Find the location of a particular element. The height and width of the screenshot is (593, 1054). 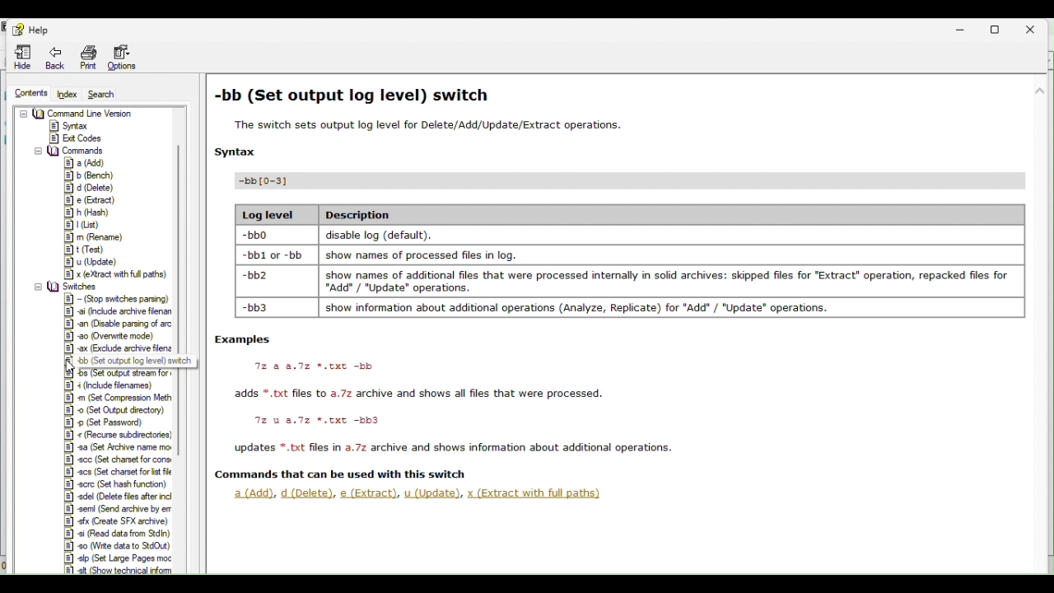

= UY Commands is located at coordinates (70, 149).